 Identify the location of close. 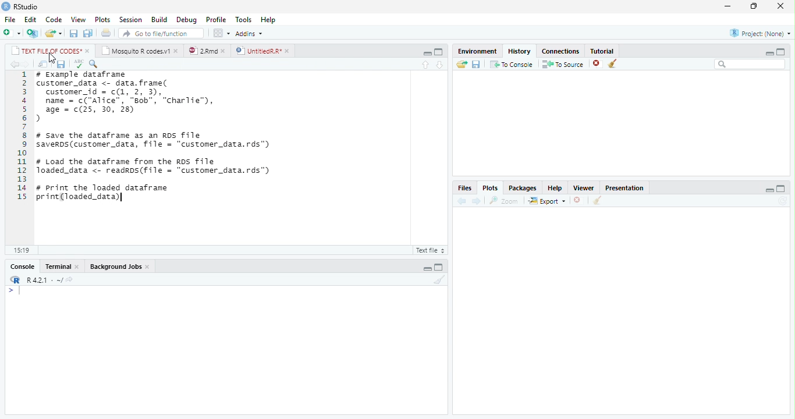
(289, 51).